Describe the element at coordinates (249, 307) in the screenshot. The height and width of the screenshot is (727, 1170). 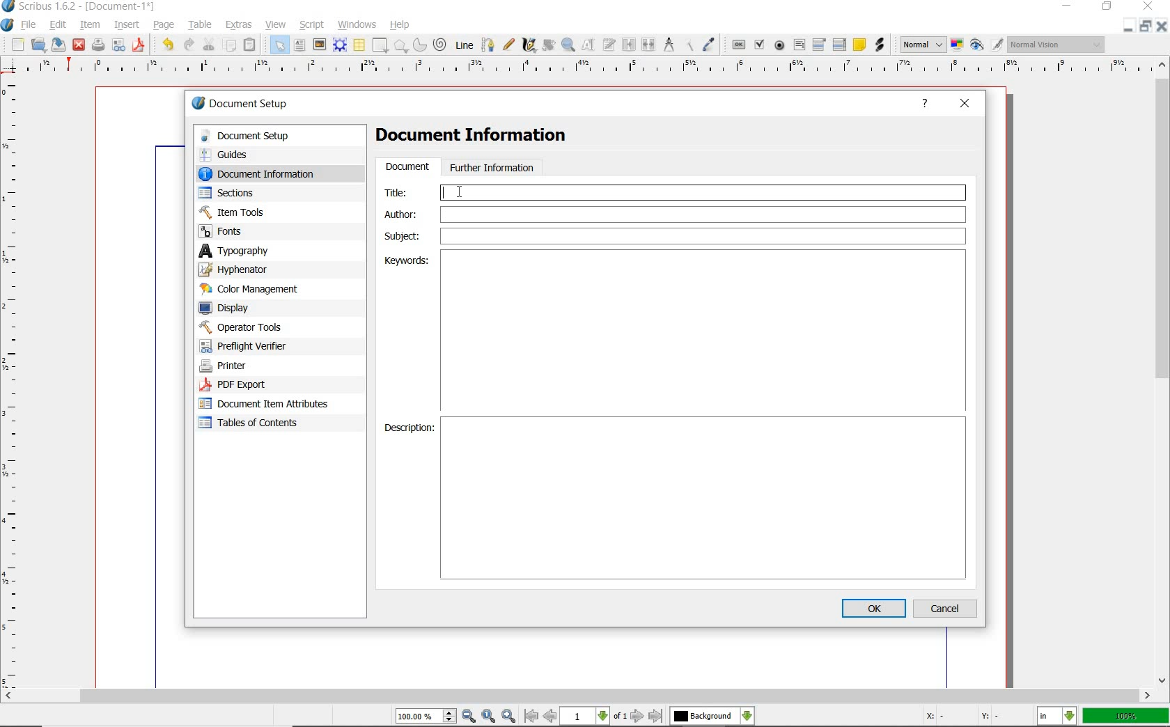
I see `display` at that location.